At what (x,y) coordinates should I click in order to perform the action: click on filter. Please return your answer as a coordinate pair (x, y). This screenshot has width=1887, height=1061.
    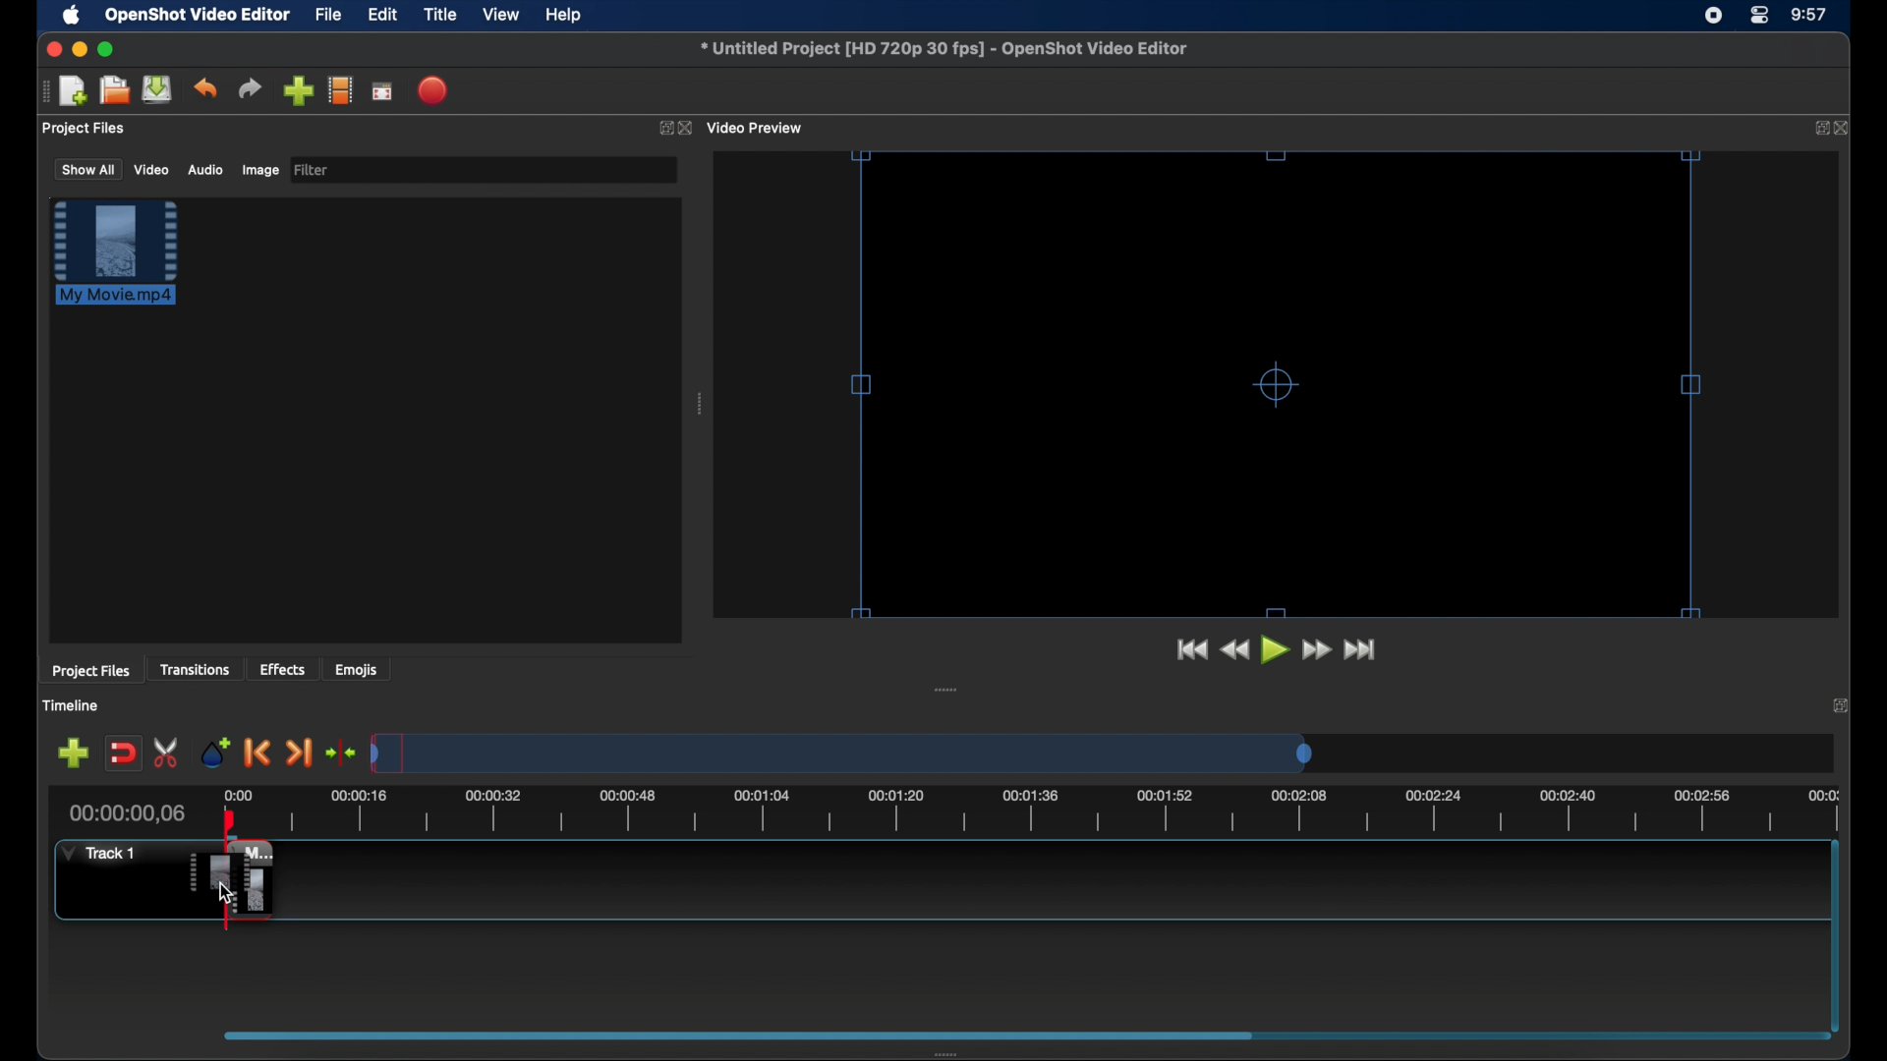
    Looking at the image, I should click on (313, 170).